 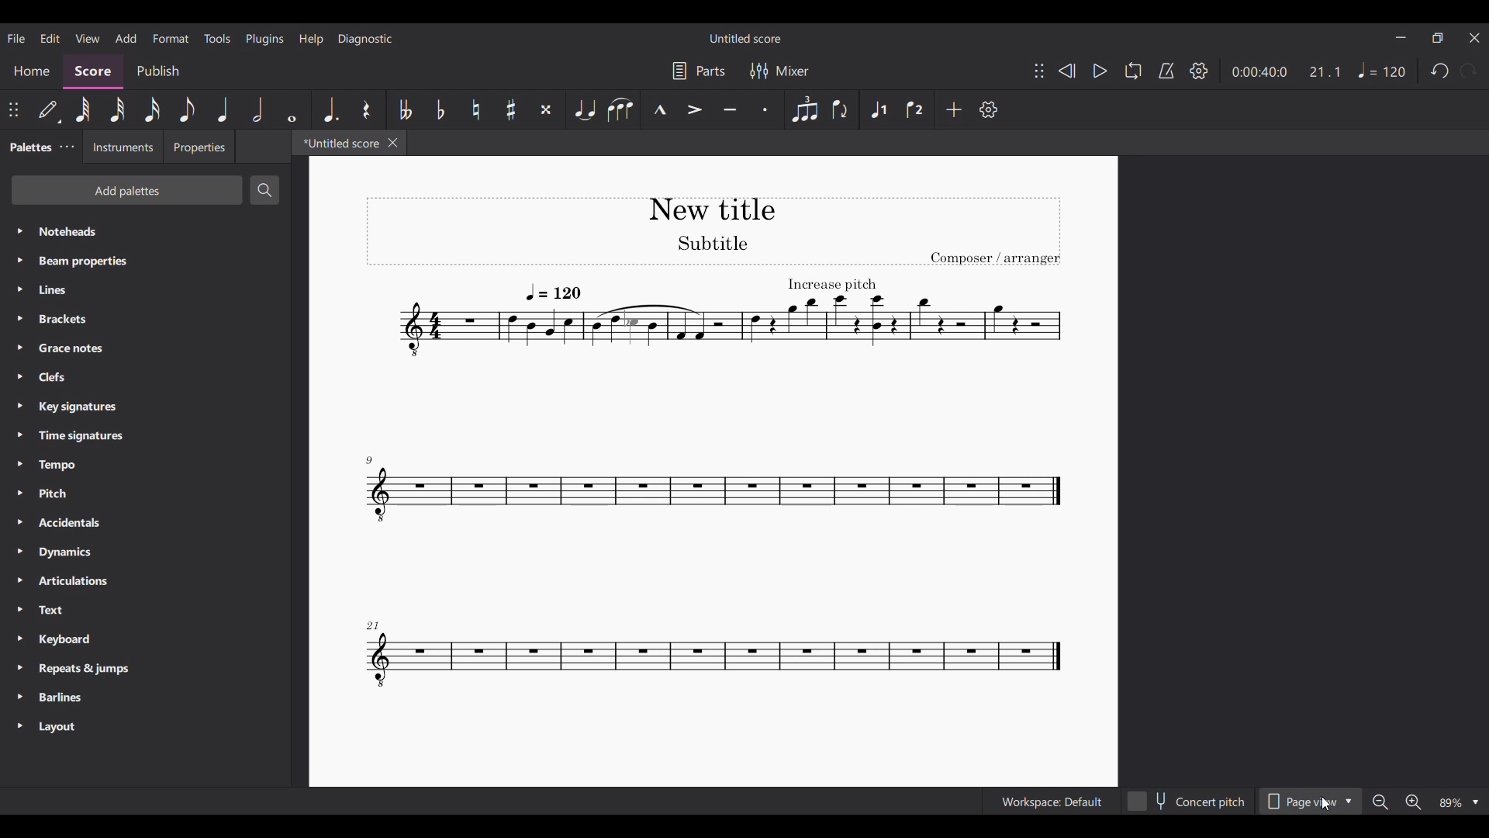 What do you see at coordinates (50, 37) in the screenshot?
I see `Edit menu` at bounding box center [50, 37].